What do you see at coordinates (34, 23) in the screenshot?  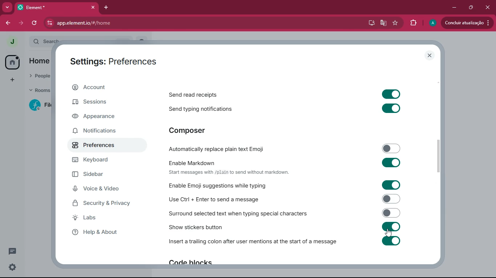 I see `refresh` at bounding box center [34, 23].